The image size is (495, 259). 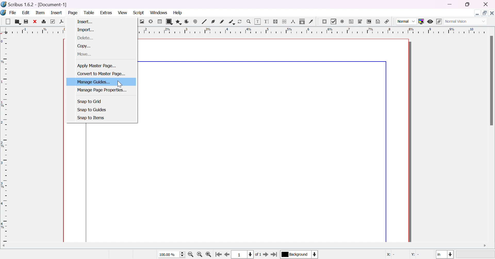 What do you see at coordinates (275, 254) in the screenshot?
I see `go to last page` at bounding box center [275, 254].